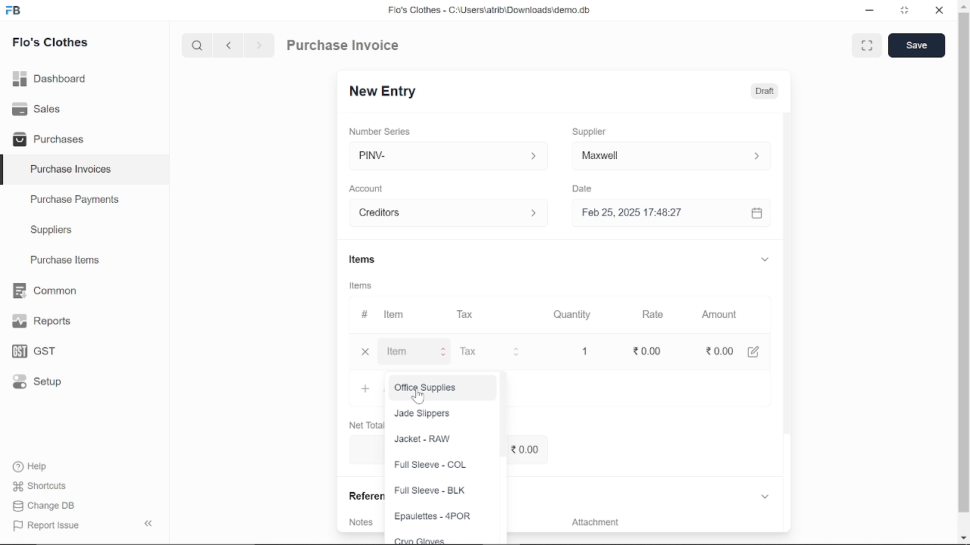  What do you see at coordinates (440, 491) in the screenshot?
I see `Full Sleeve - BLK` at bounding box center [440, 491].